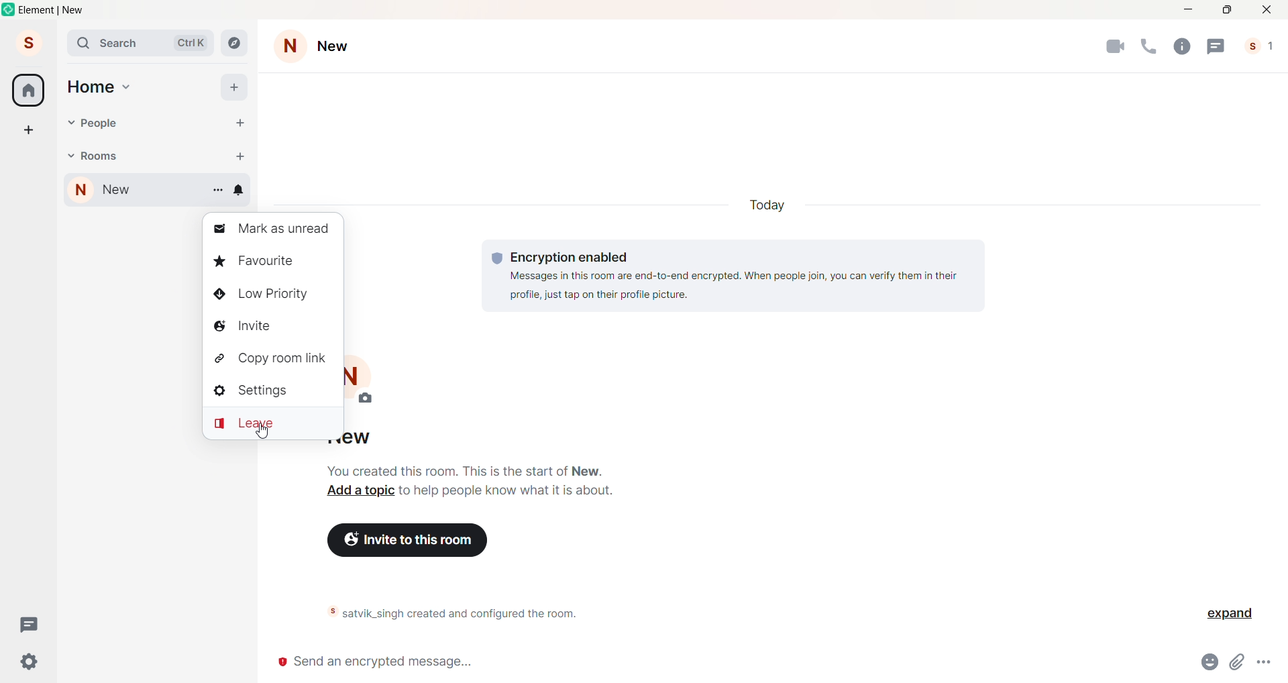 Image resolution: width=1288 pixels, height=683 pixels. I want to click on to help people know what it is about., so click(506, 492).